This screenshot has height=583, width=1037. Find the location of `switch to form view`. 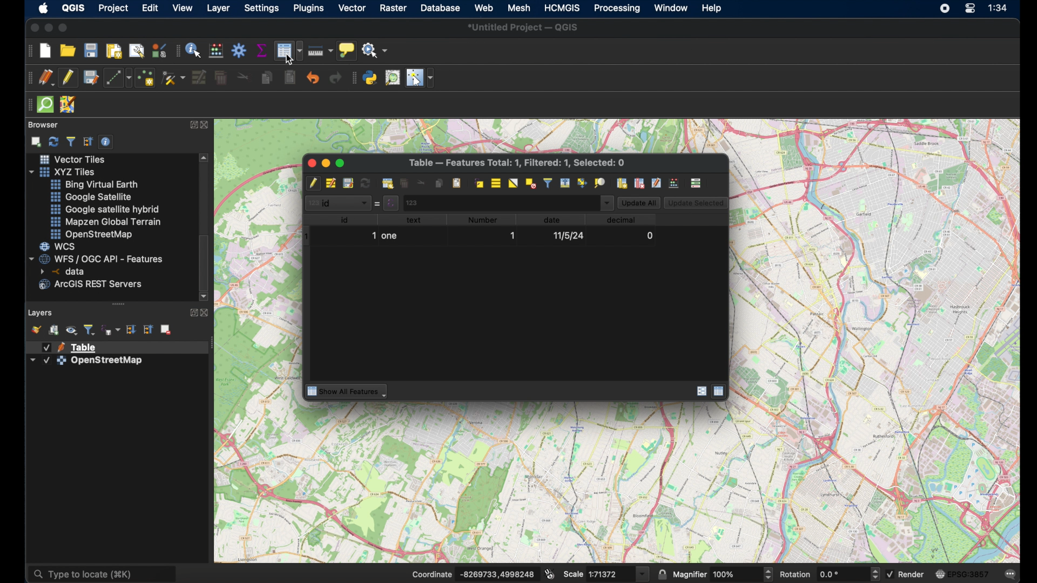

switch to form view is located at coordinates (699, 391).